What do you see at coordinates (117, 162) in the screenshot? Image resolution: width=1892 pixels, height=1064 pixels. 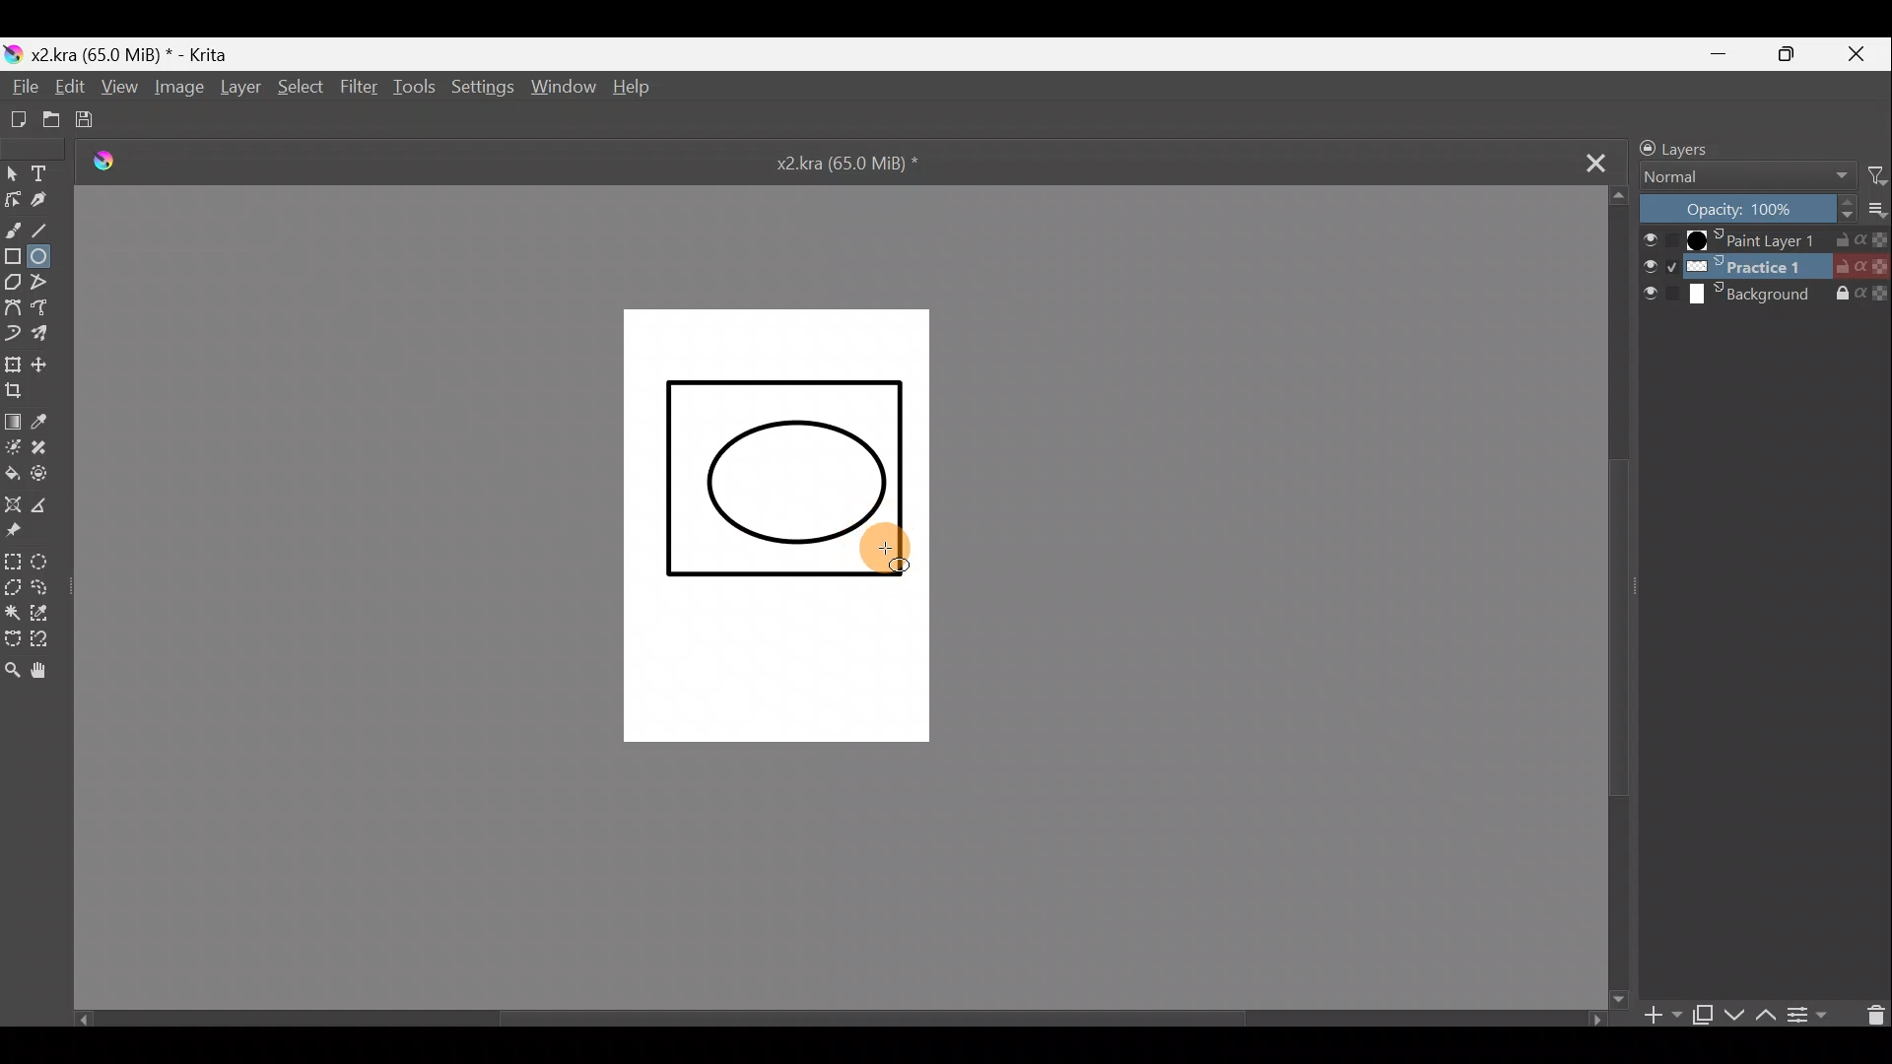 I see `Logo` at bounding box center [117, 162].